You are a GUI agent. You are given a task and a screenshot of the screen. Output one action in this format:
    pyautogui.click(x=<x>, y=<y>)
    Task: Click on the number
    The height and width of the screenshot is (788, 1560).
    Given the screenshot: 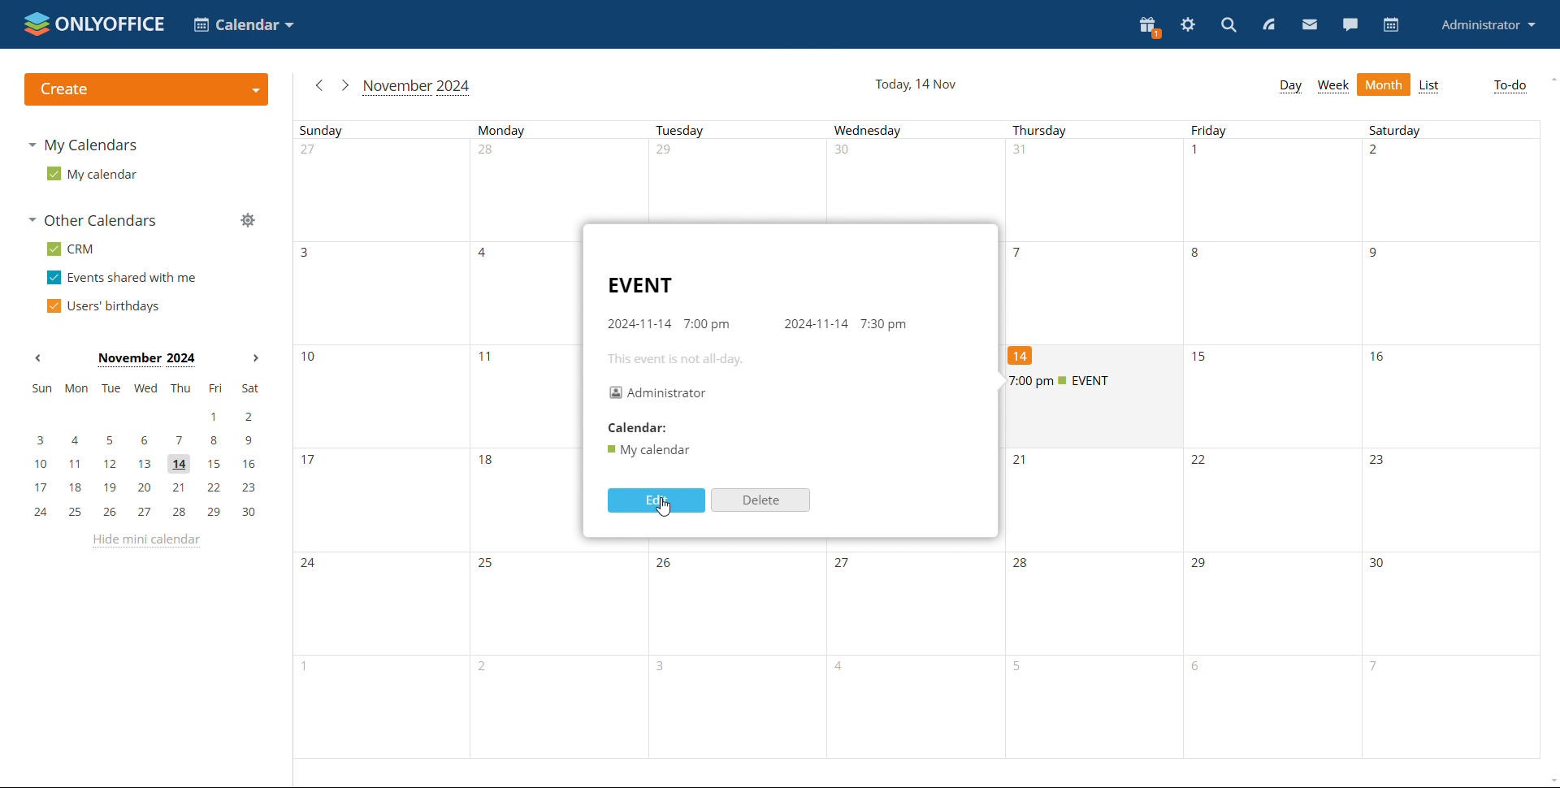 What is the action you would take?
    pyautogui.click(x=667, y=667)
    